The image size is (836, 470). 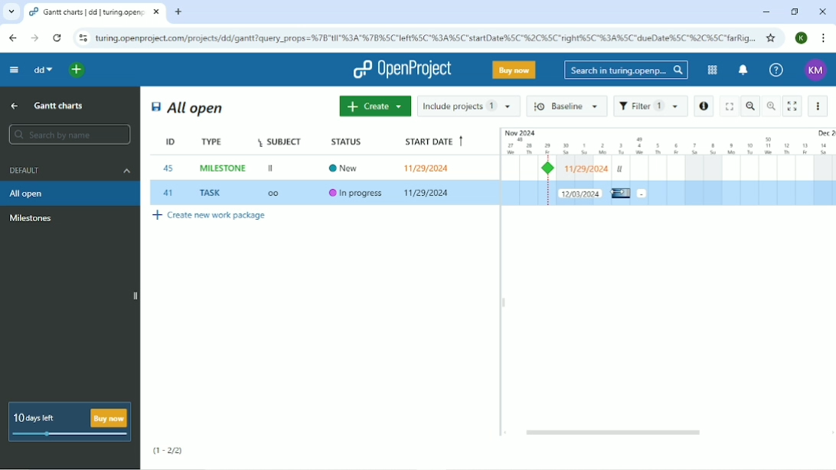 I want to click on 45, so click(x=169, y=168).